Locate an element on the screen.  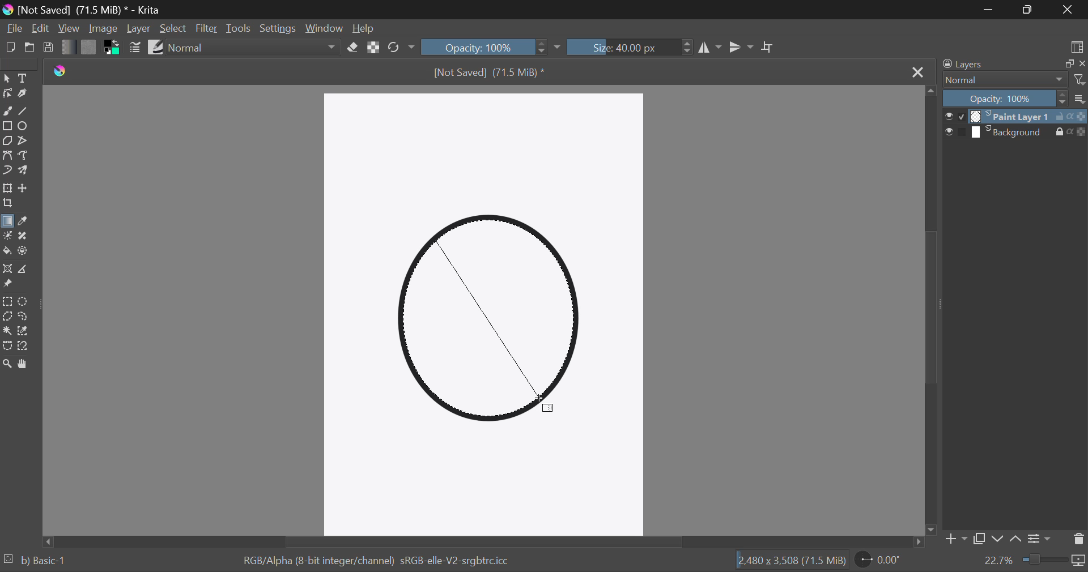
Move layer down is located at coordinates (998, 540).